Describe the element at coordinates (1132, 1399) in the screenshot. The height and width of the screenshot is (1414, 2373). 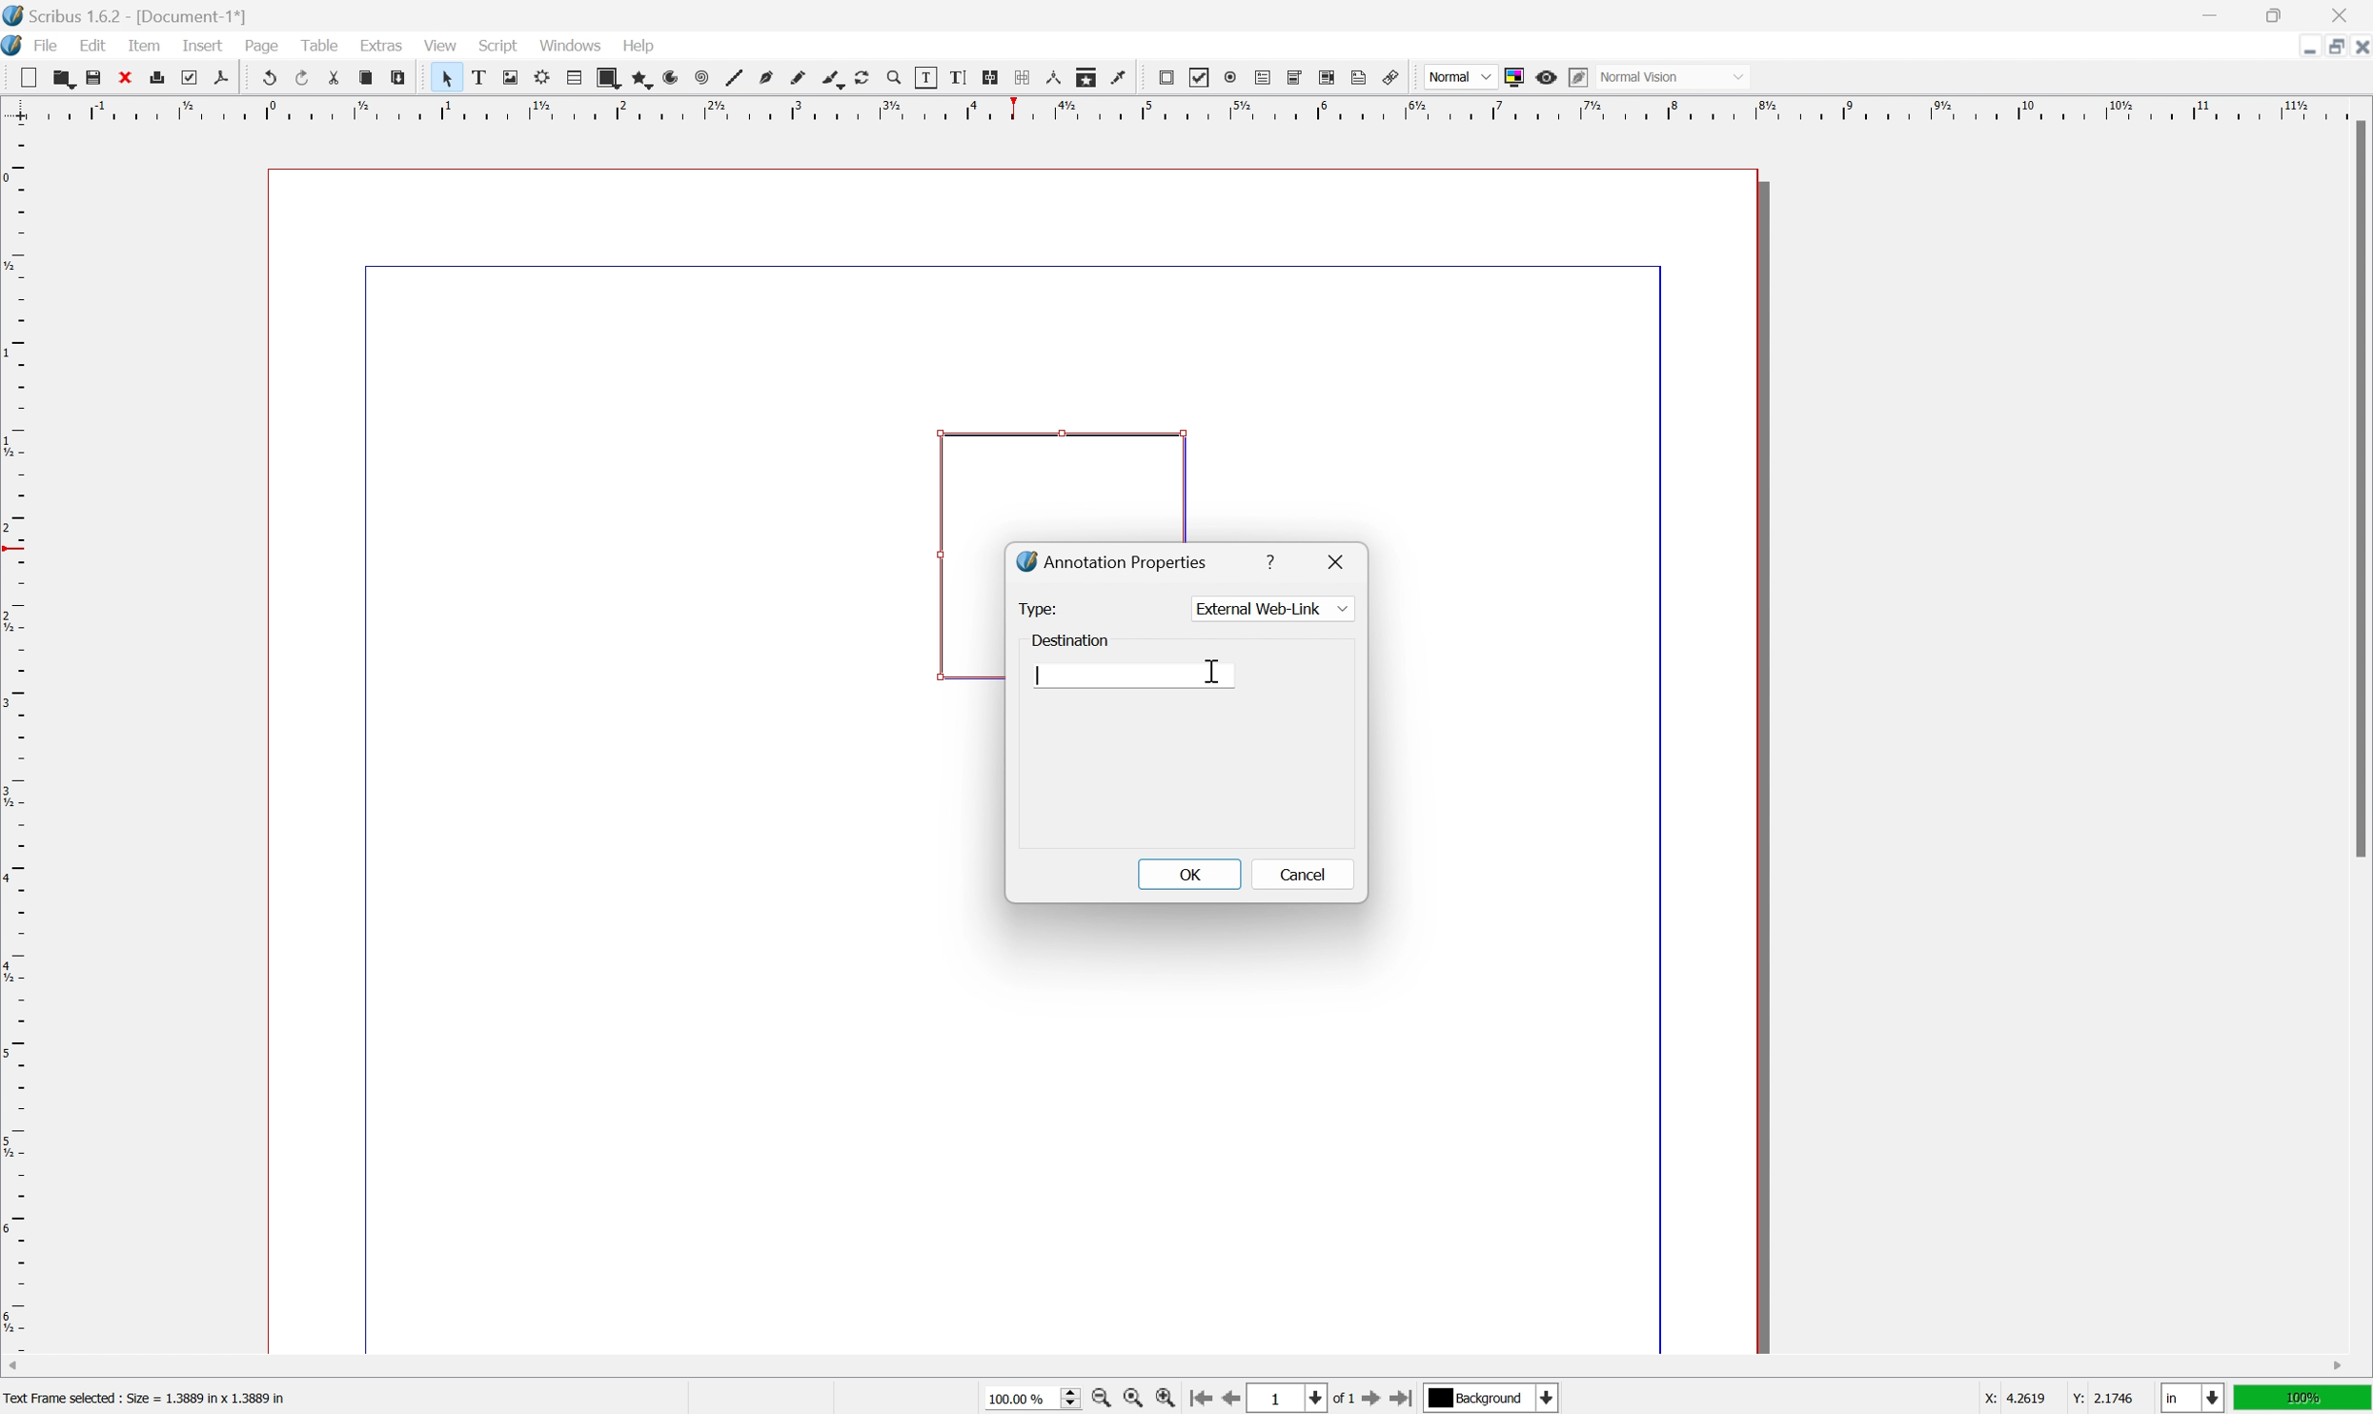
I see `zoom to 100%` at that location.